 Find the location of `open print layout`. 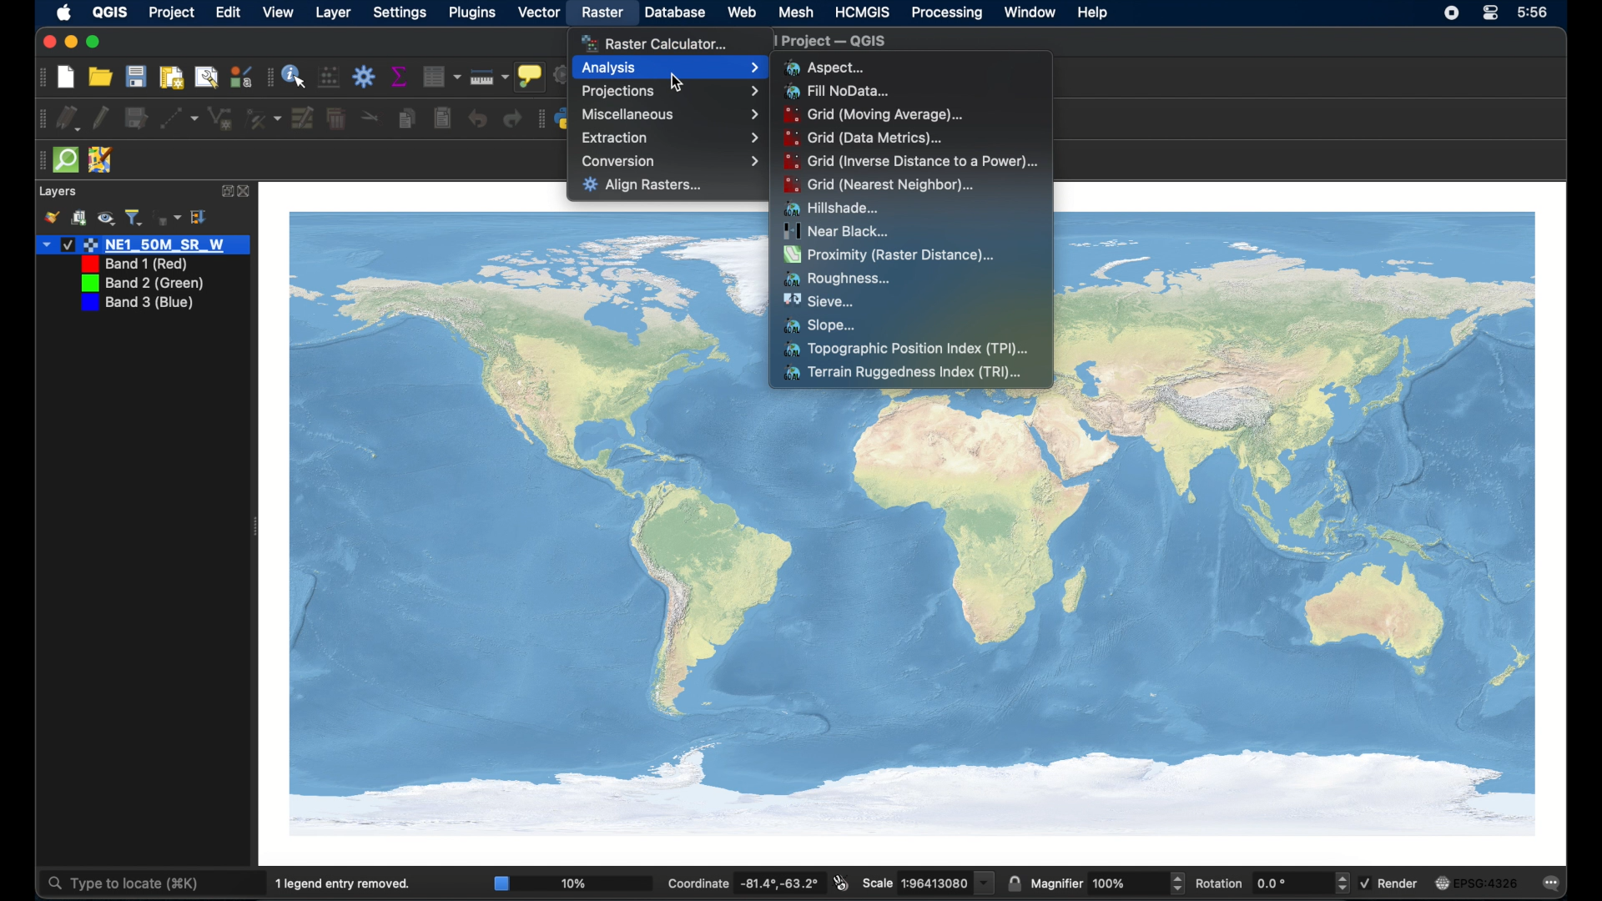

open print layout is located at coordinates (171, 77).